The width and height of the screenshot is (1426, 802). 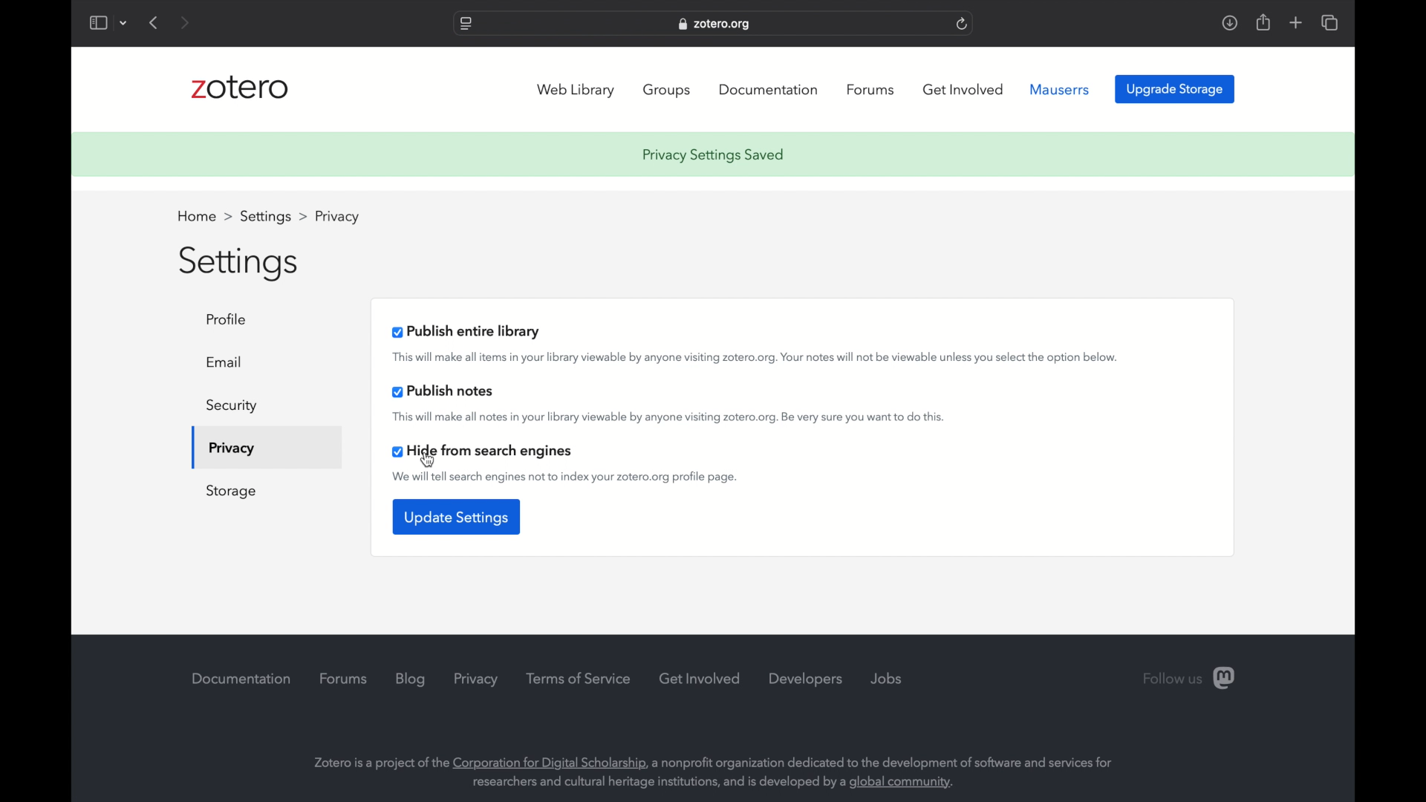 I want to click on downloads, so click(x=1230, y=22).